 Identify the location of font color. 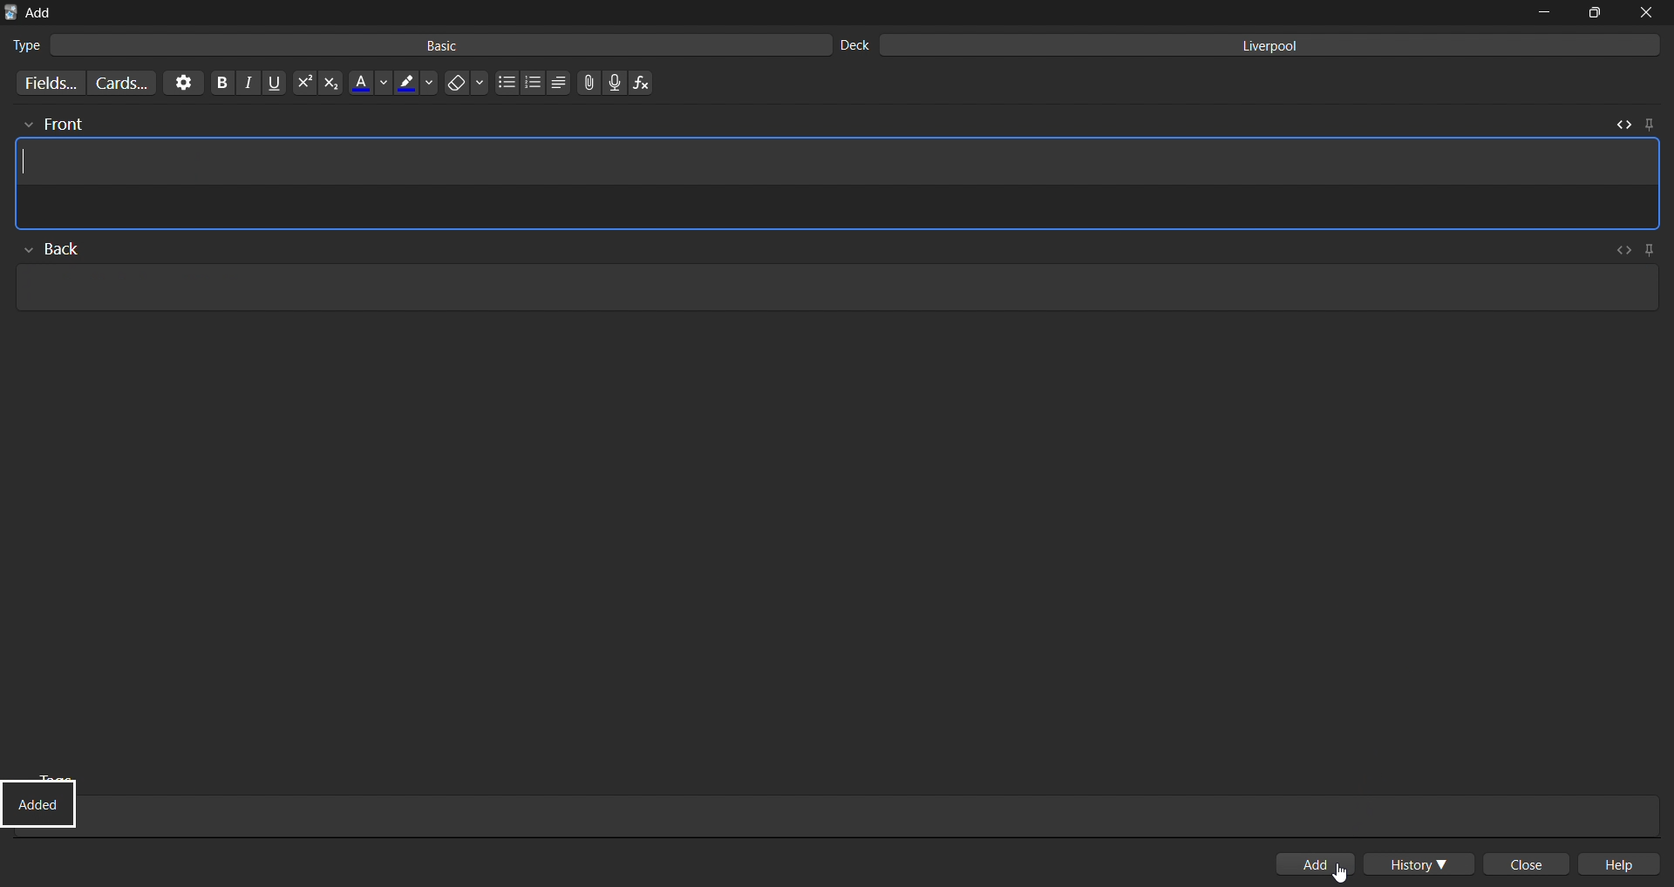
(371, 80).